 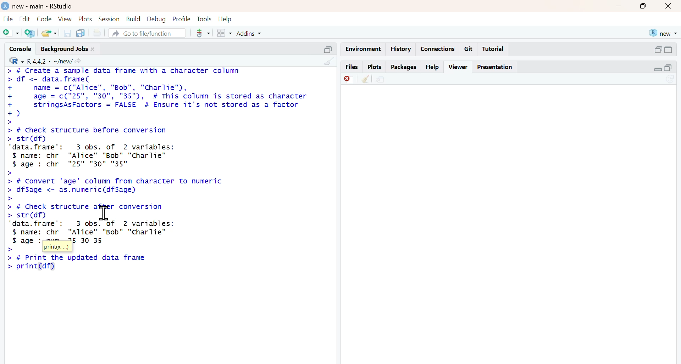 I want to click on share, so click(x=381, y=80).